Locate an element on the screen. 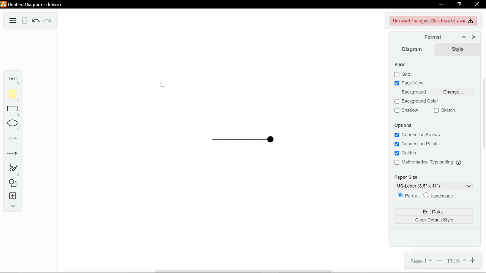 Image resolution: width=486 pixels, height=273 pixels. Portrait is located at coordinates (409, 195).